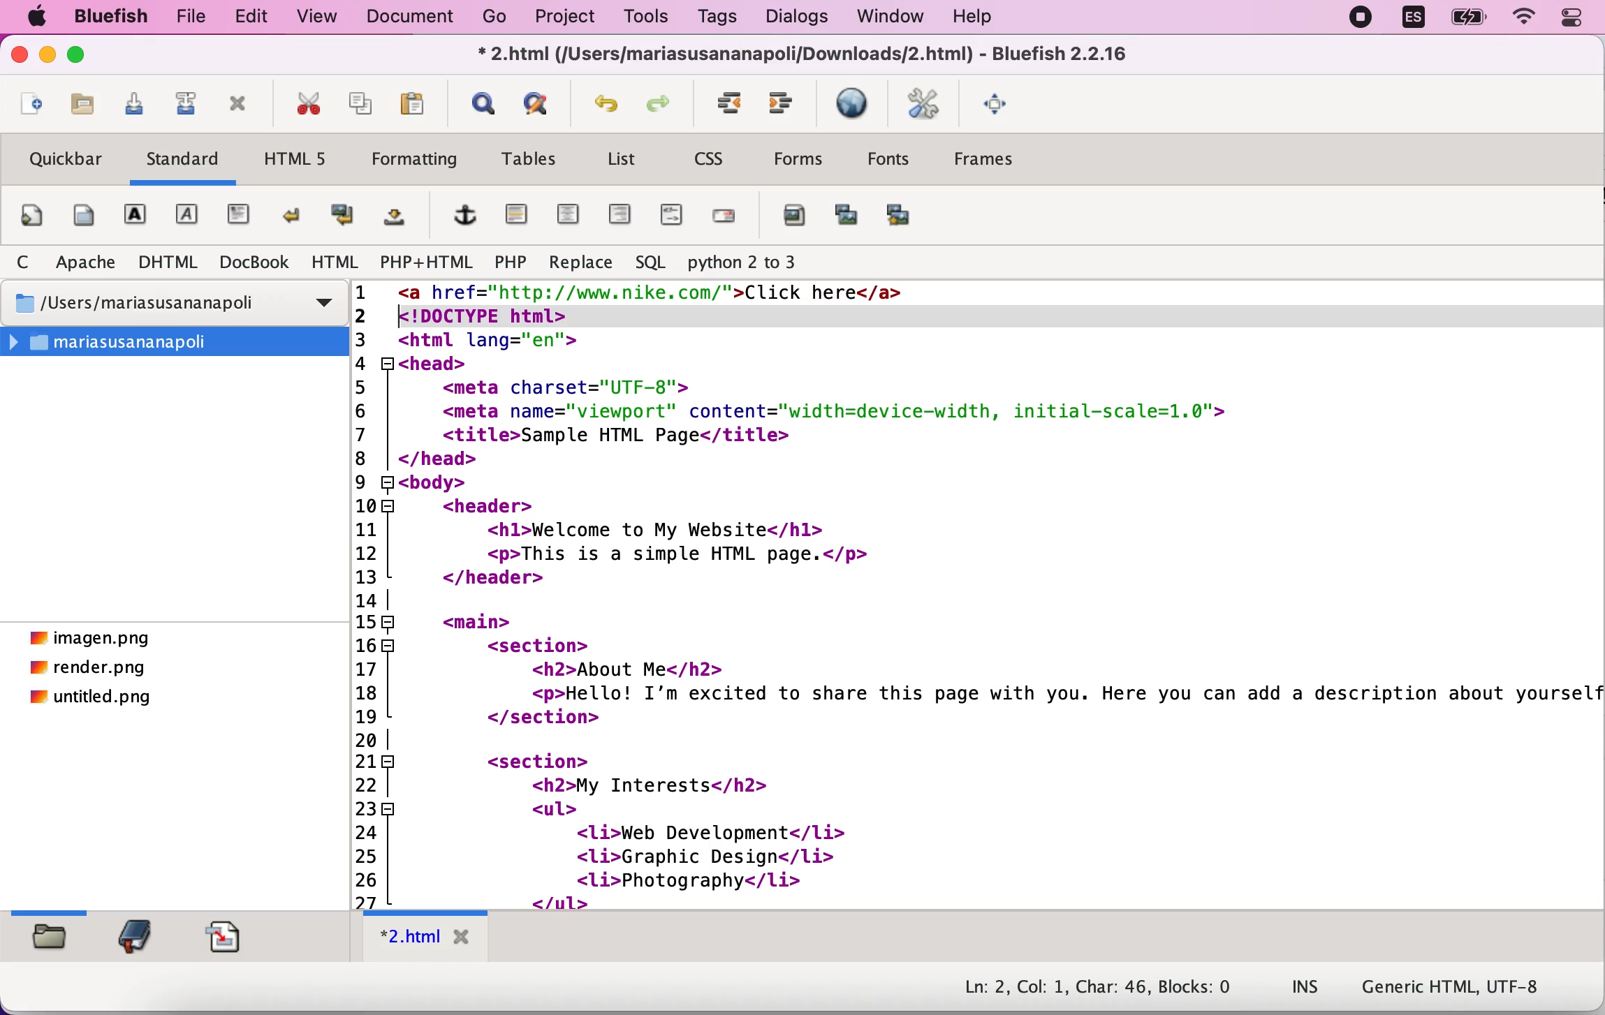  Describe the element at coordinates (414, 156) in the screenshot. I see `formatting` at that location.